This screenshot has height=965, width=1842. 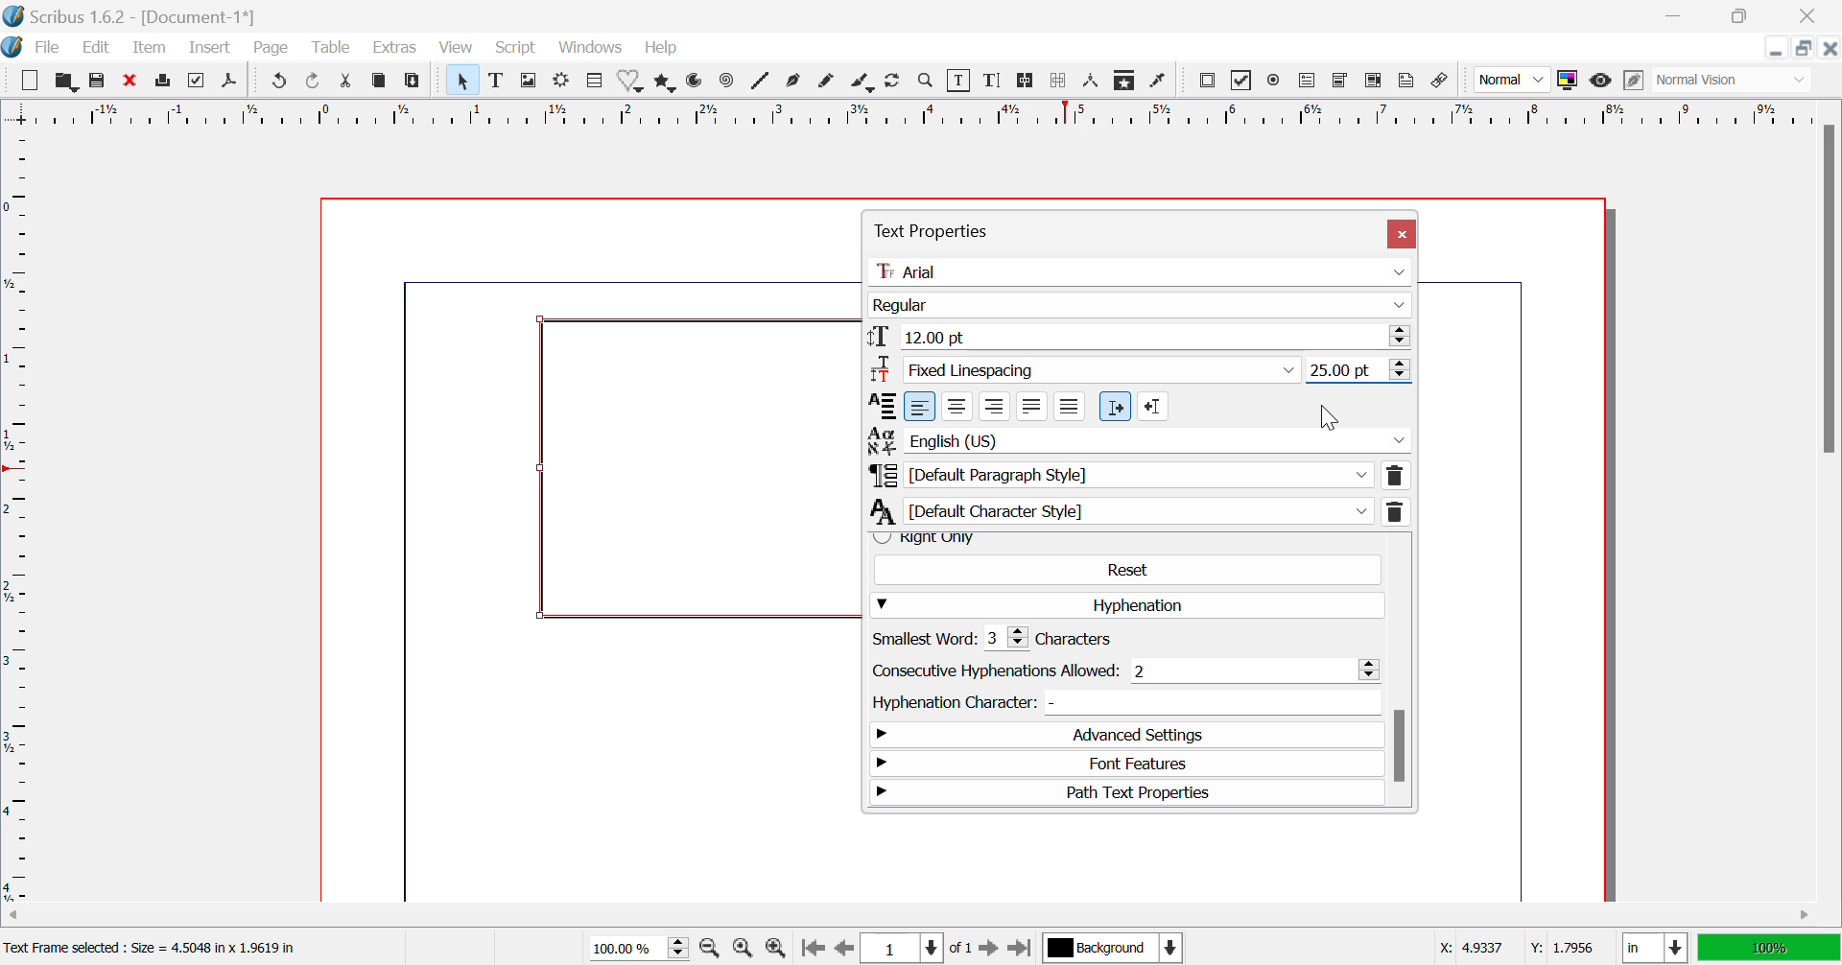 I want to click on Text Frame selected : Size = 4.5048 in x 1.9619 in, so click(x=158, y=948).